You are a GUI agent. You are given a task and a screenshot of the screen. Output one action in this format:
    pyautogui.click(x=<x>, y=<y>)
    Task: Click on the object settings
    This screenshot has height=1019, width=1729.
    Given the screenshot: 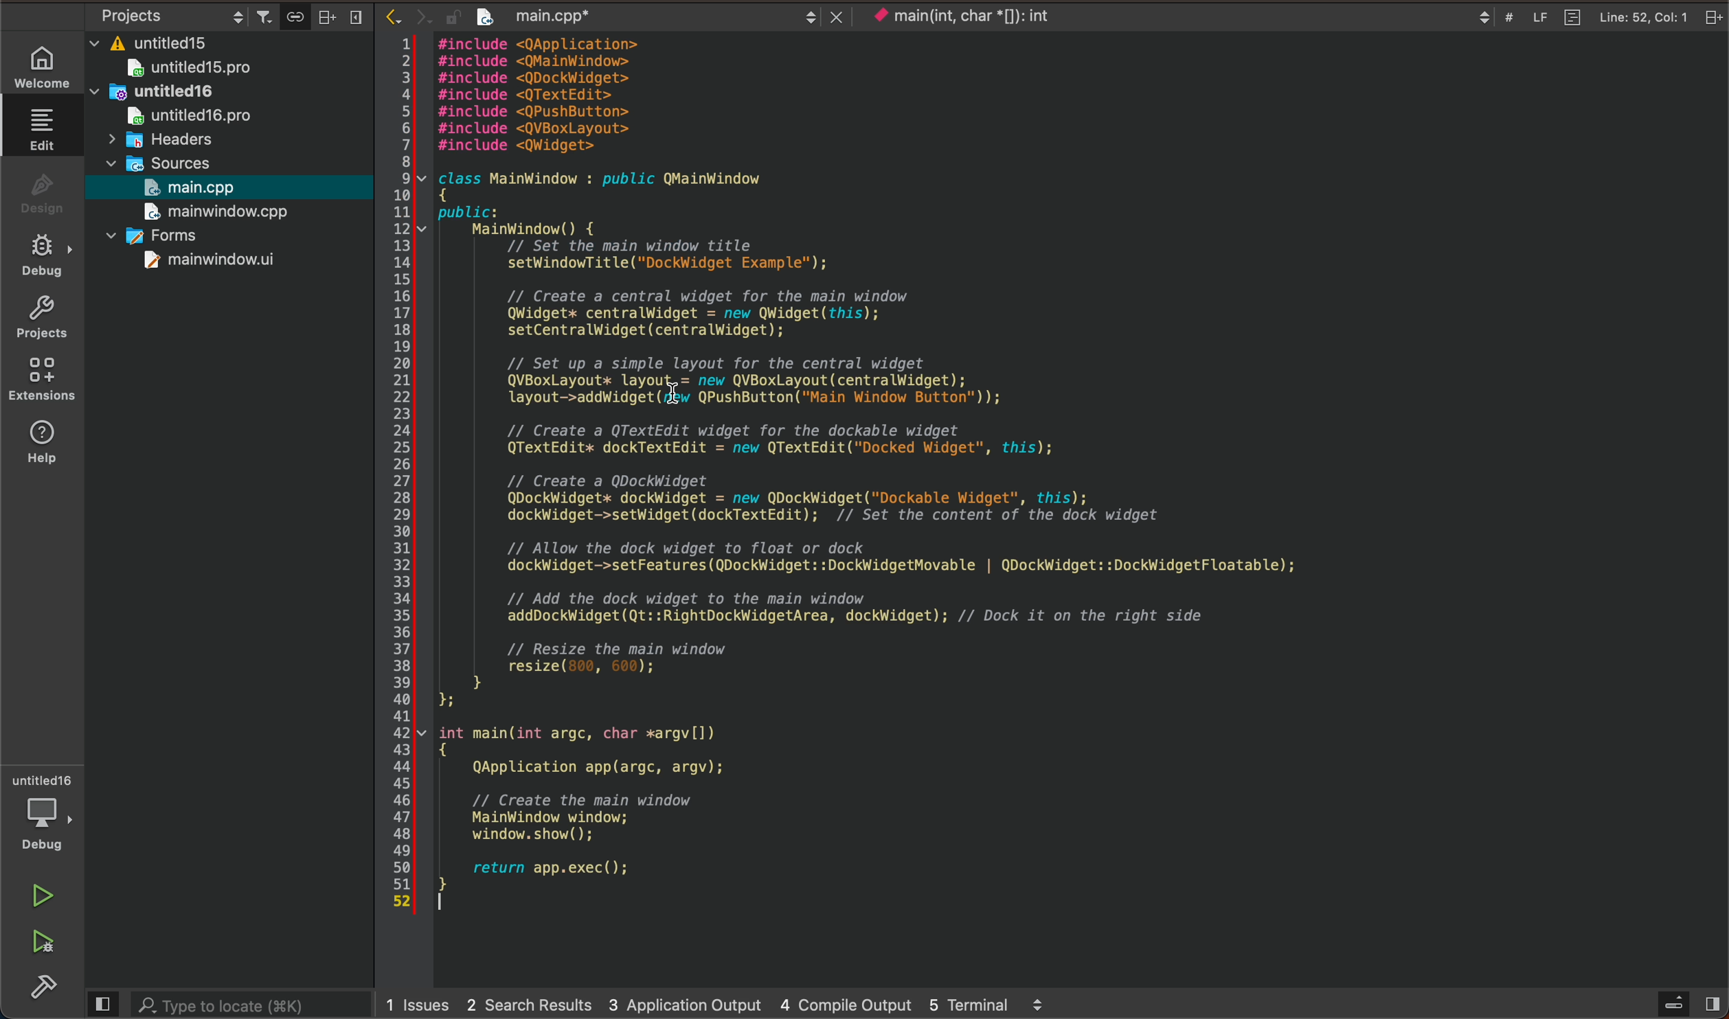 What is the action you would take?
    pyautogui.click(x=174, y=12)
    